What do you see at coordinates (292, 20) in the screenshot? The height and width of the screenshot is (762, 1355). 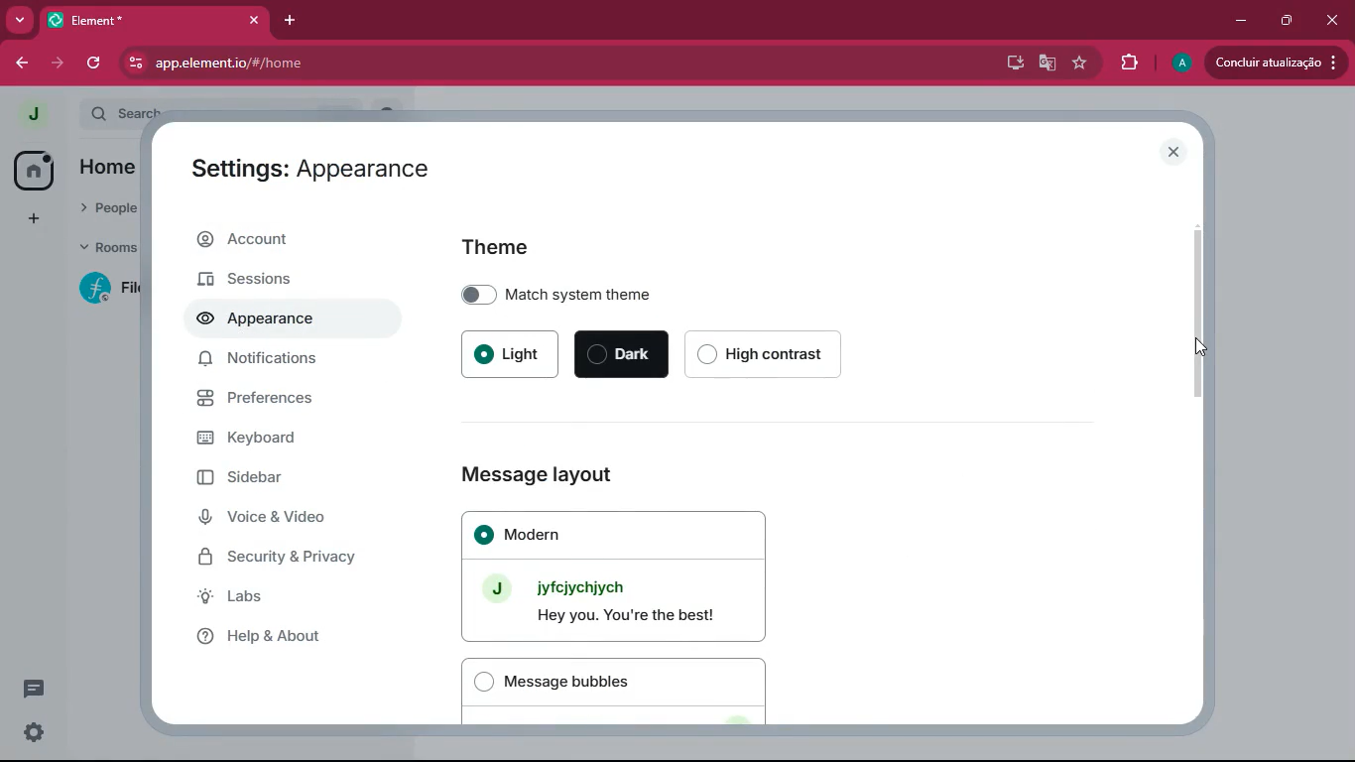 I see `add tab` at bounding box center [292, 20].